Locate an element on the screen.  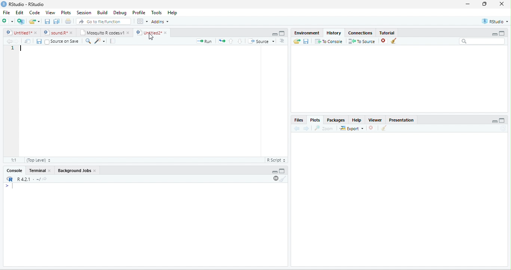
start typing is located at coordinates (10, 186).